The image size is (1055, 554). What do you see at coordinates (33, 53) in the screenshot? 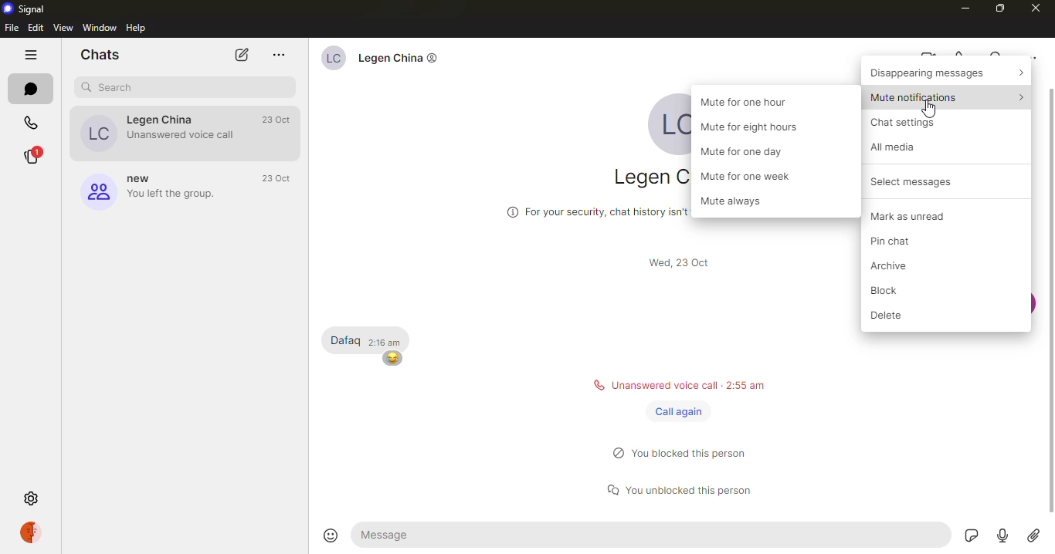
I see `hide tabs` at bounding box center [33, 53].